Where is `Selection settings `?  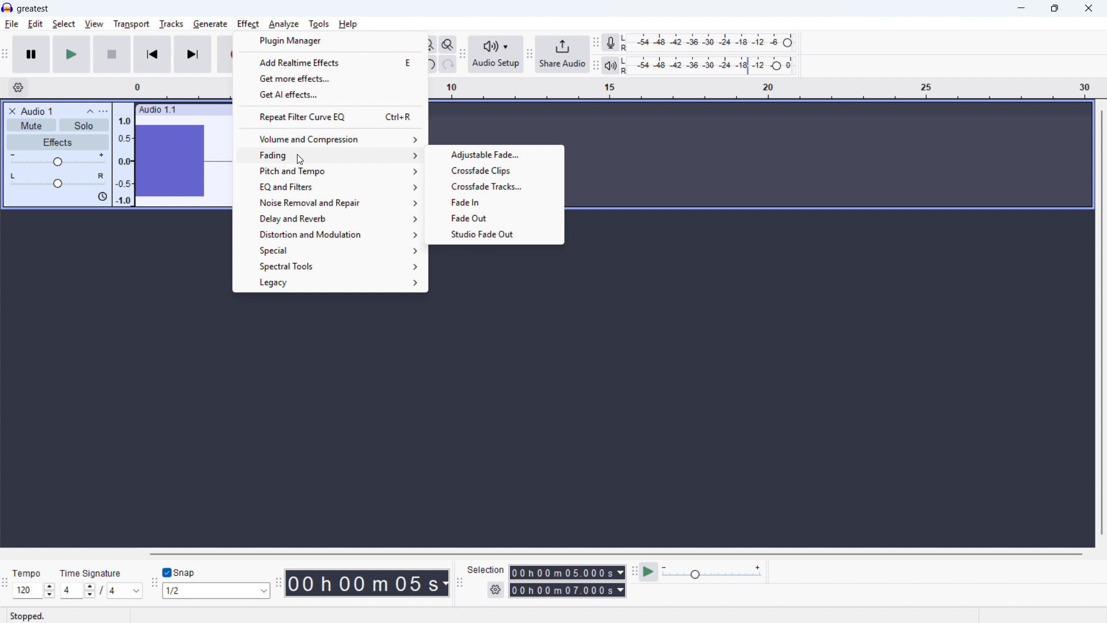
Selection settings  is located at coordinates (496, 590).